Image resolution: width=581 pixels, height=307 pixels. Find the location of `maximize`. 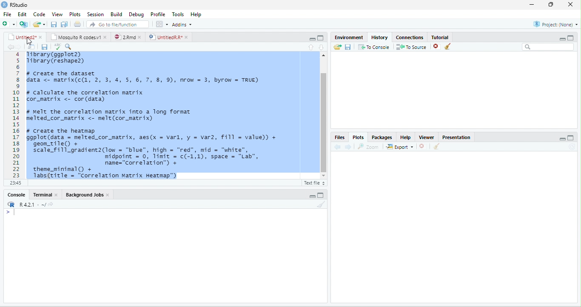

maximize is located at coordinates (553, 5).